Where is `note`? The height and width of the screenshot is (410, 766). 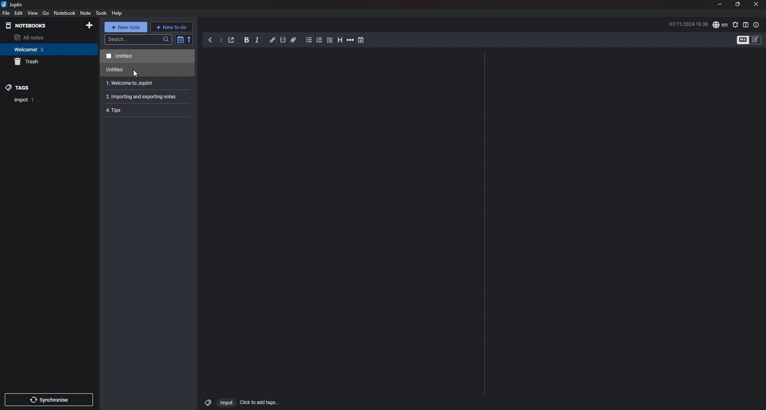 note is located at coordinates (85, 13).